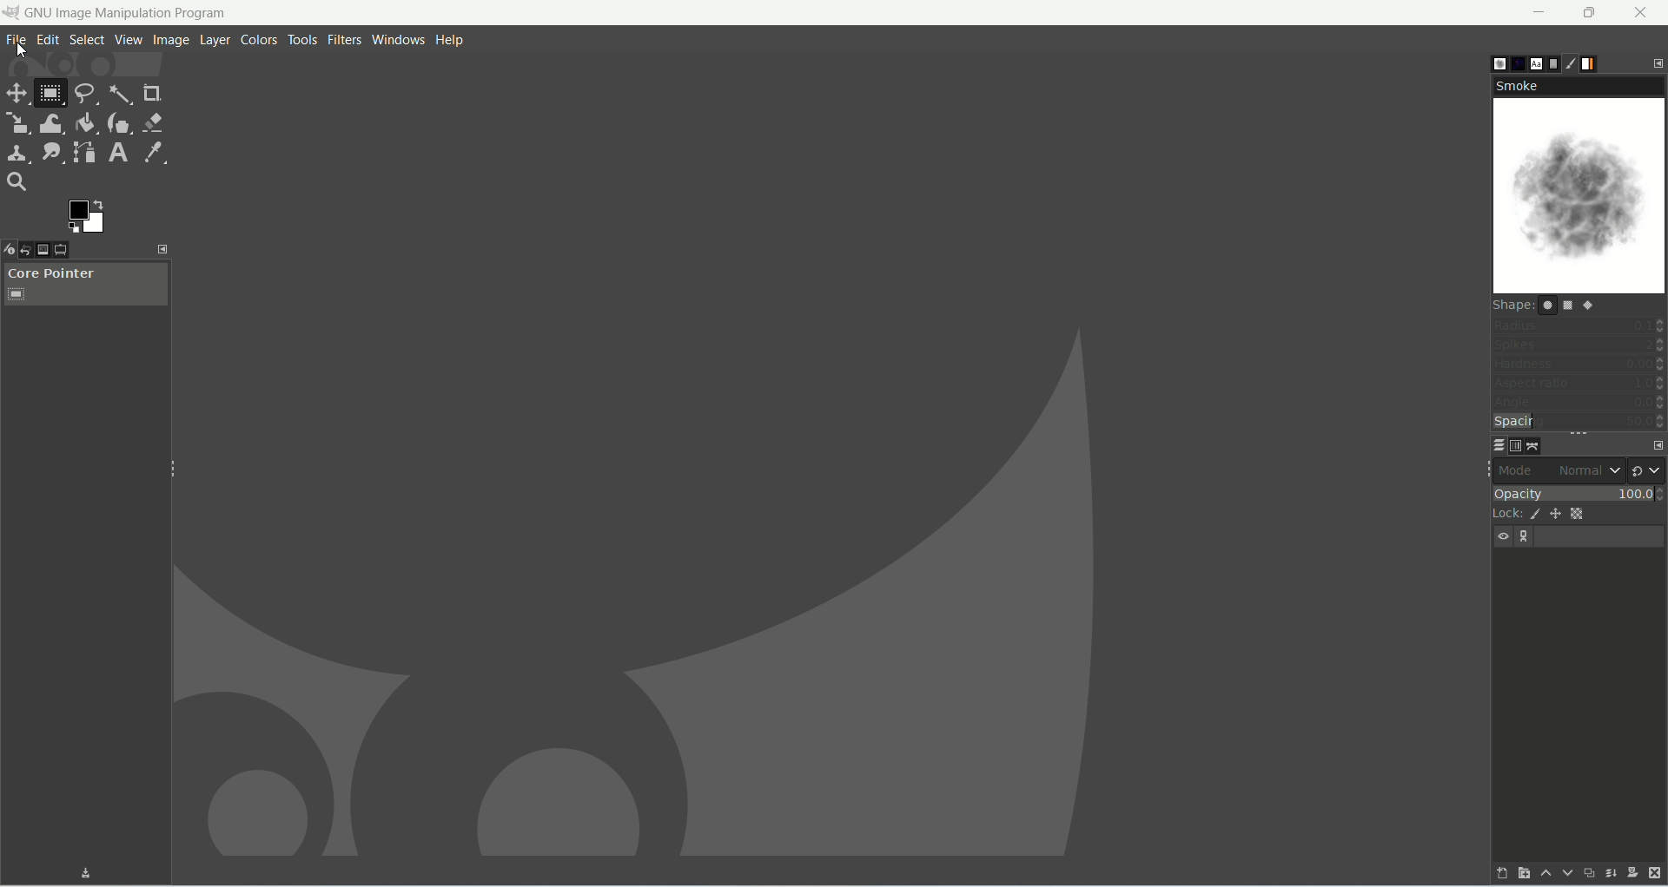  Describe the element at coordinates (1502, 515) in the screenshot. I see `lock` at that location.